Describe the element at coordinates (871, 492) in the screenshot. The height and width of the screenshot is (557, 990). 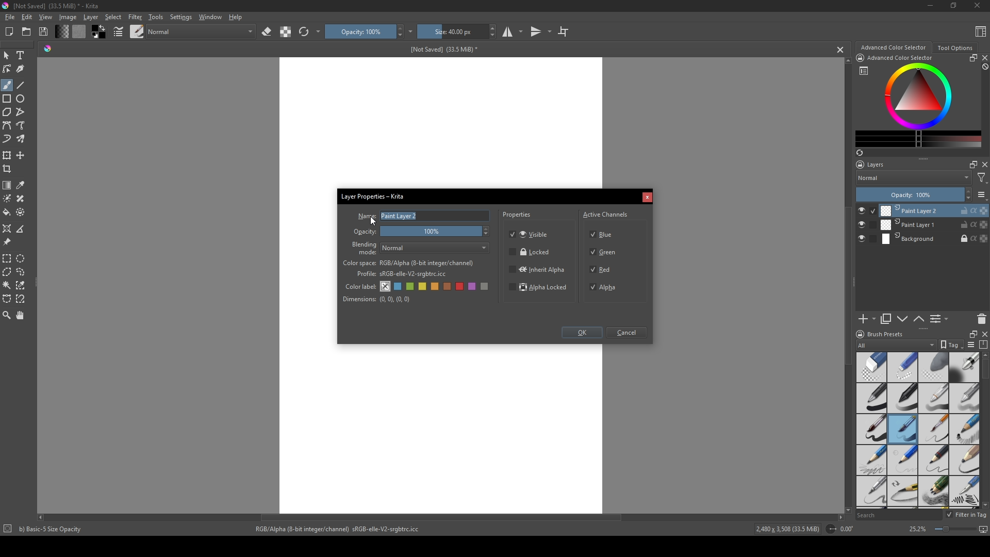
I see `sharp pencil` at that location.